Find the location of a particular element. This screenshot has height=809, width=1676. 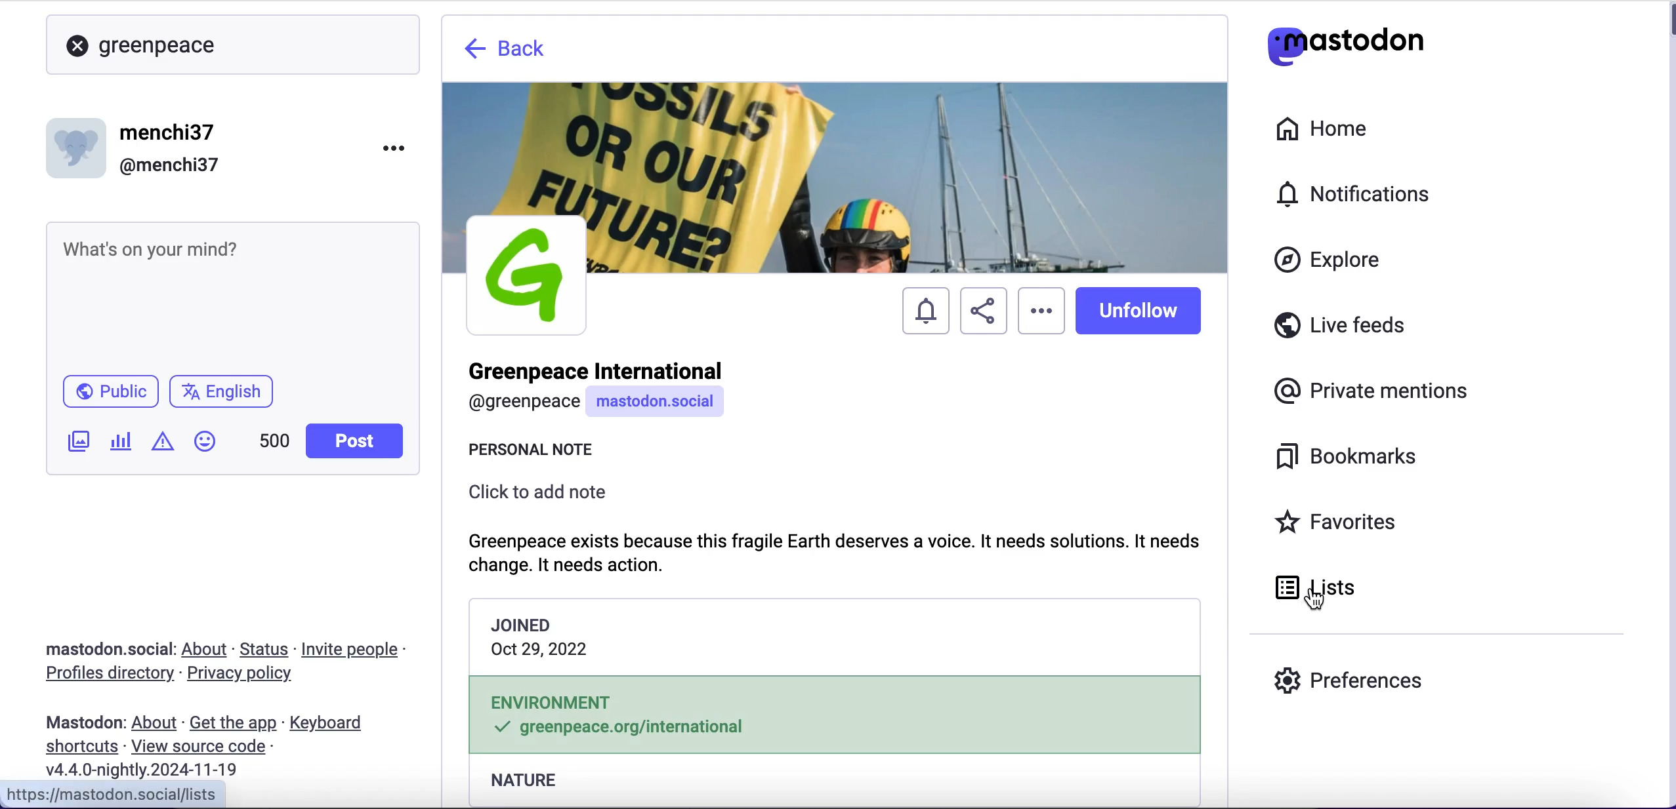

privacy policy is located at coordinates (251, 675).